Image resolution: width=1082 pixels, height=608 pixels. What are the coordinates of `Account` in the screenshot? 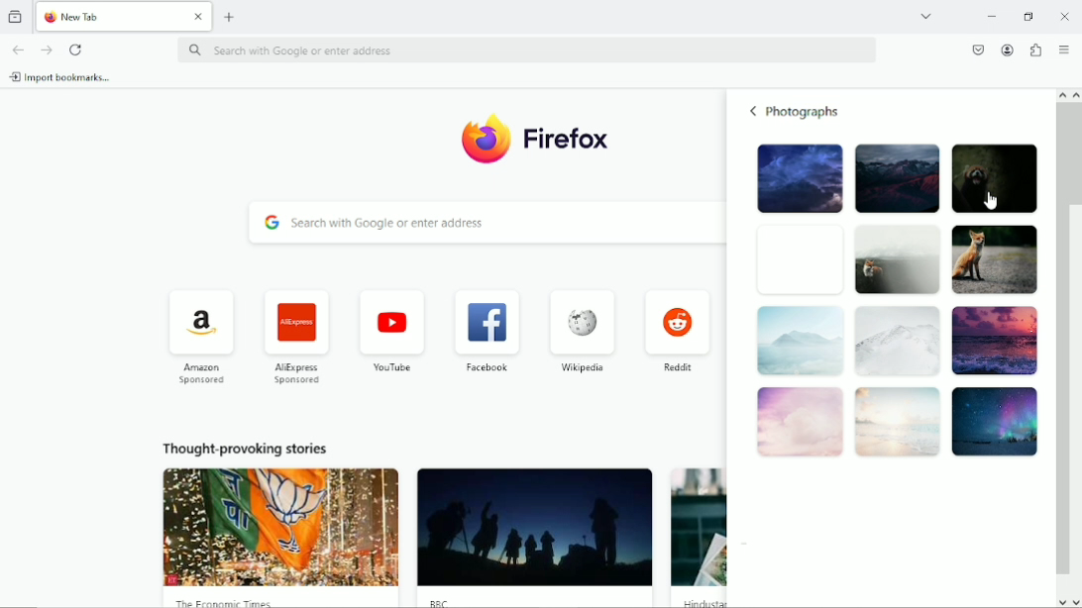 It's located at (1008, 49).